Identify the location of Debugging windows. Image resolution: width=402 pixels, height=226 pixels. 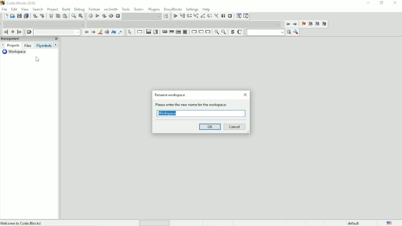
(238, 17).